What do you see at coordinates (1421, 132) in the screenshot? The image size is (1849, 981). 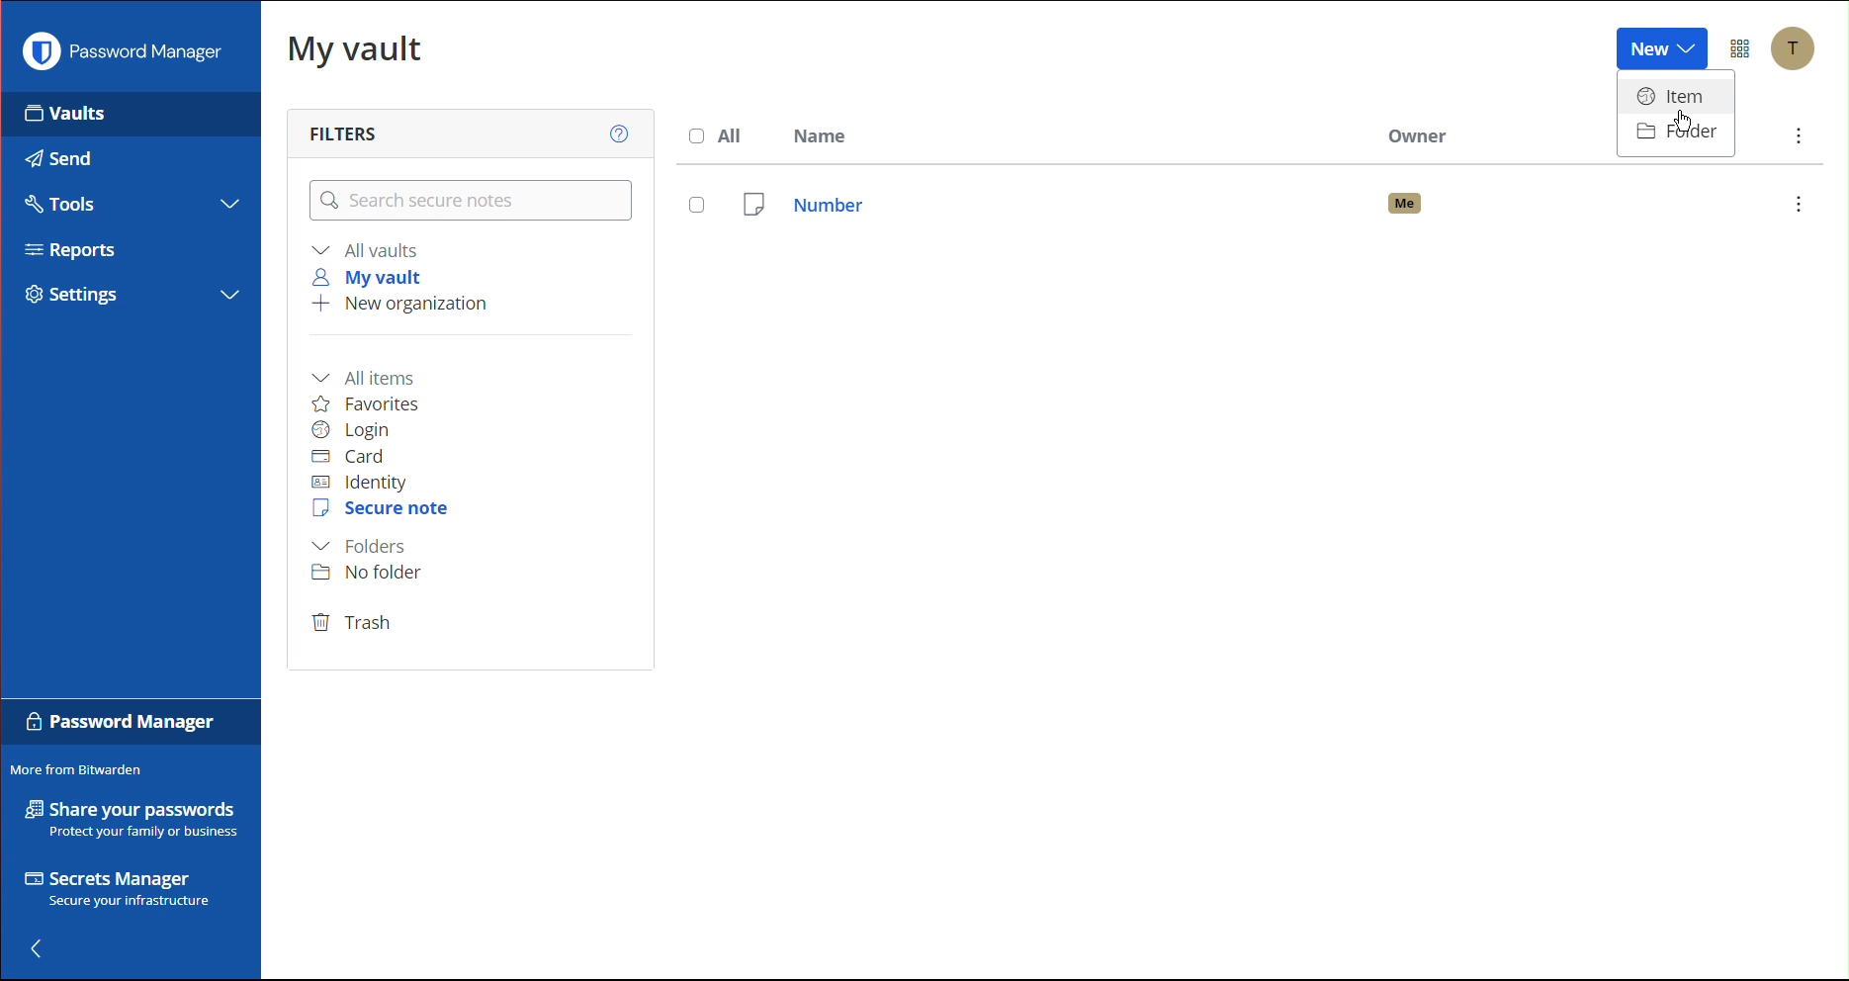 I see `Owner` at bounding box center [1421, 132].